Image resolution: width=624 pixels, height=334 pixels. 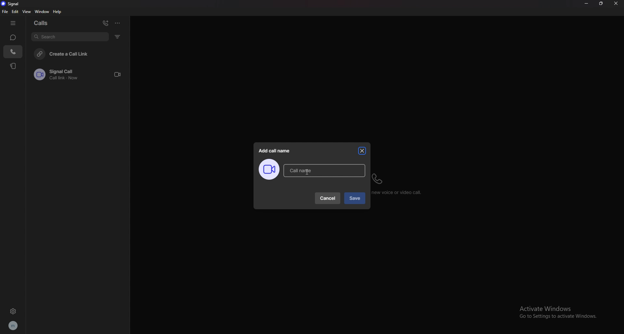 I want to click on cursor, so click(x=306, y=171).